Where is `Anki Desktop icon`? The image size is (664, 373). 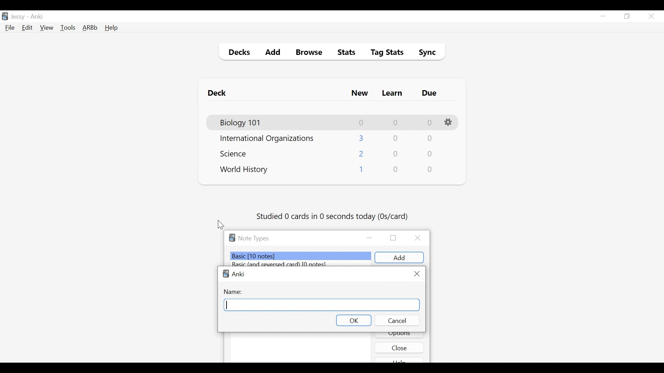
Anki Desktop icon is located at coordinates (5, 17).